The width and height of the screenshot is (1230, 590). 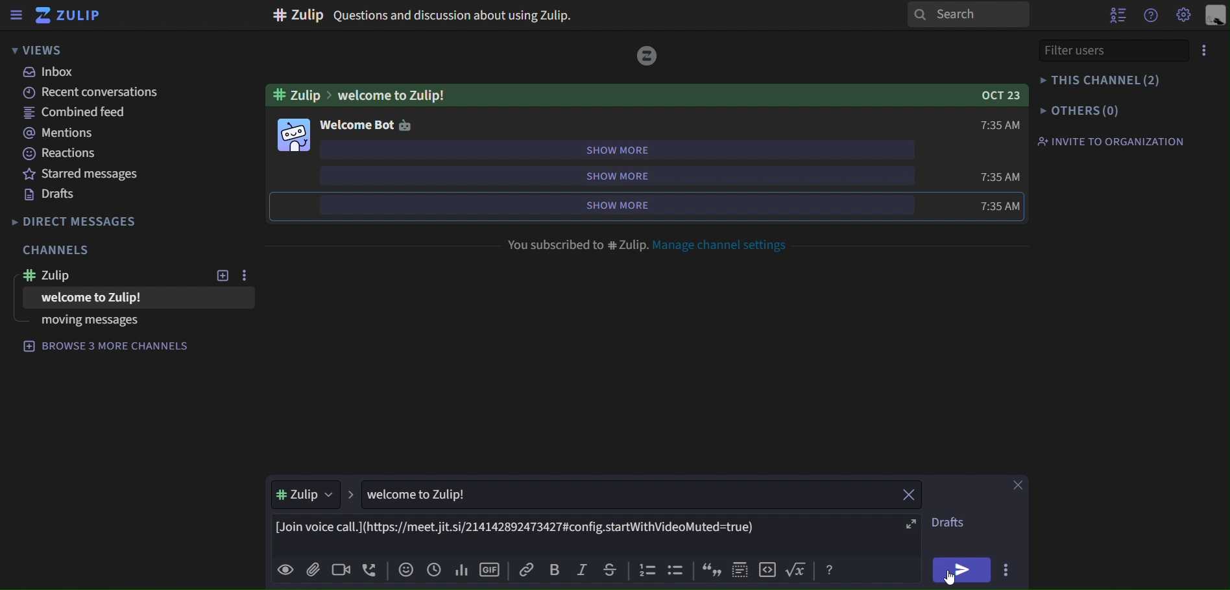 I want to click on hide user list, so click(x=1117, y=18).